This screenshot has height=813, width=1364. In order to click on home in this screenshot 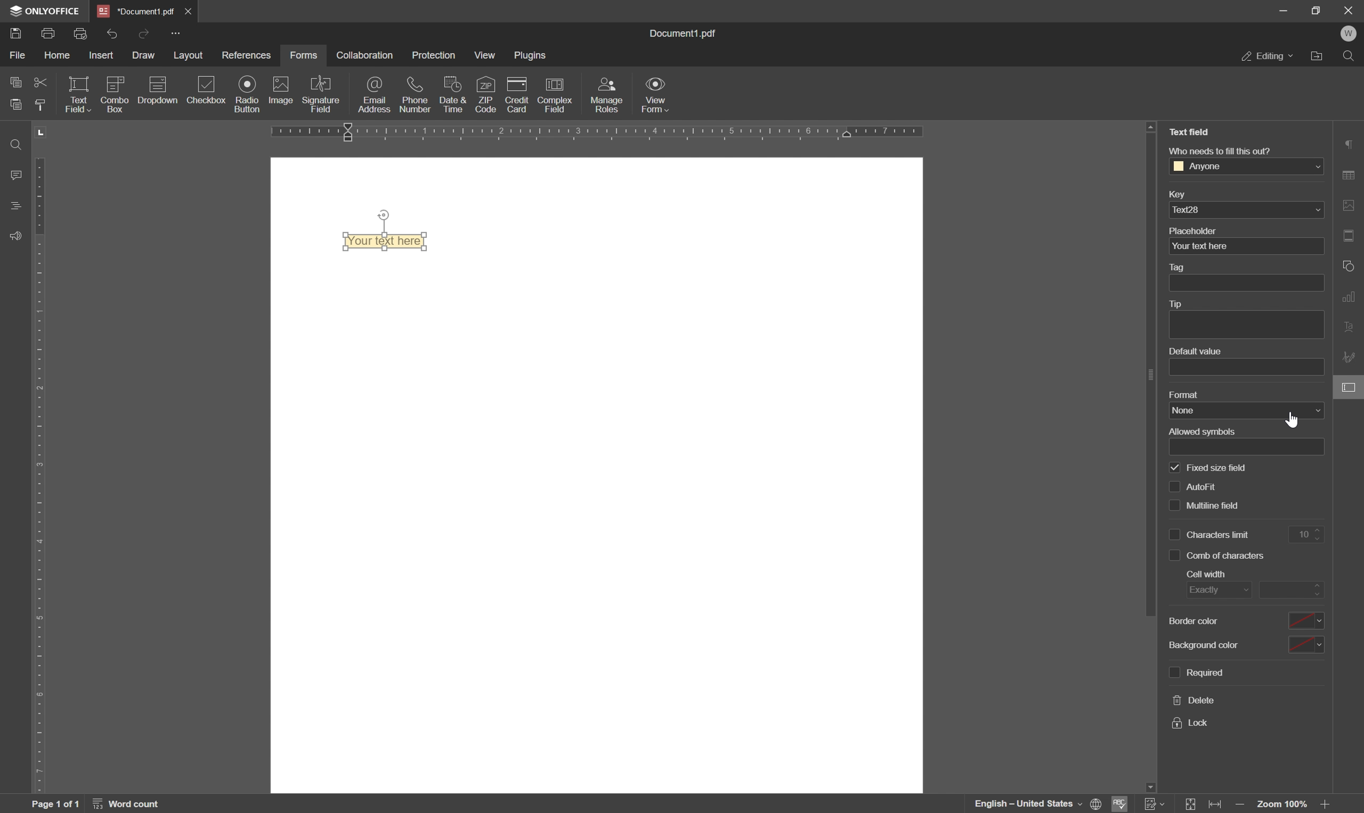, I will do `click(58, 57)`.